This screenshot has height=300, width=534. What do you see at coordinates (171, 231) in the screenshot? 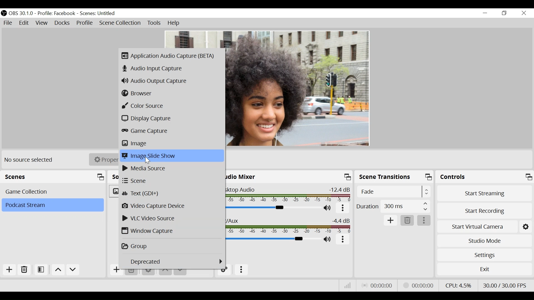
I see `Window Capture` at bounding box center [171, 231].